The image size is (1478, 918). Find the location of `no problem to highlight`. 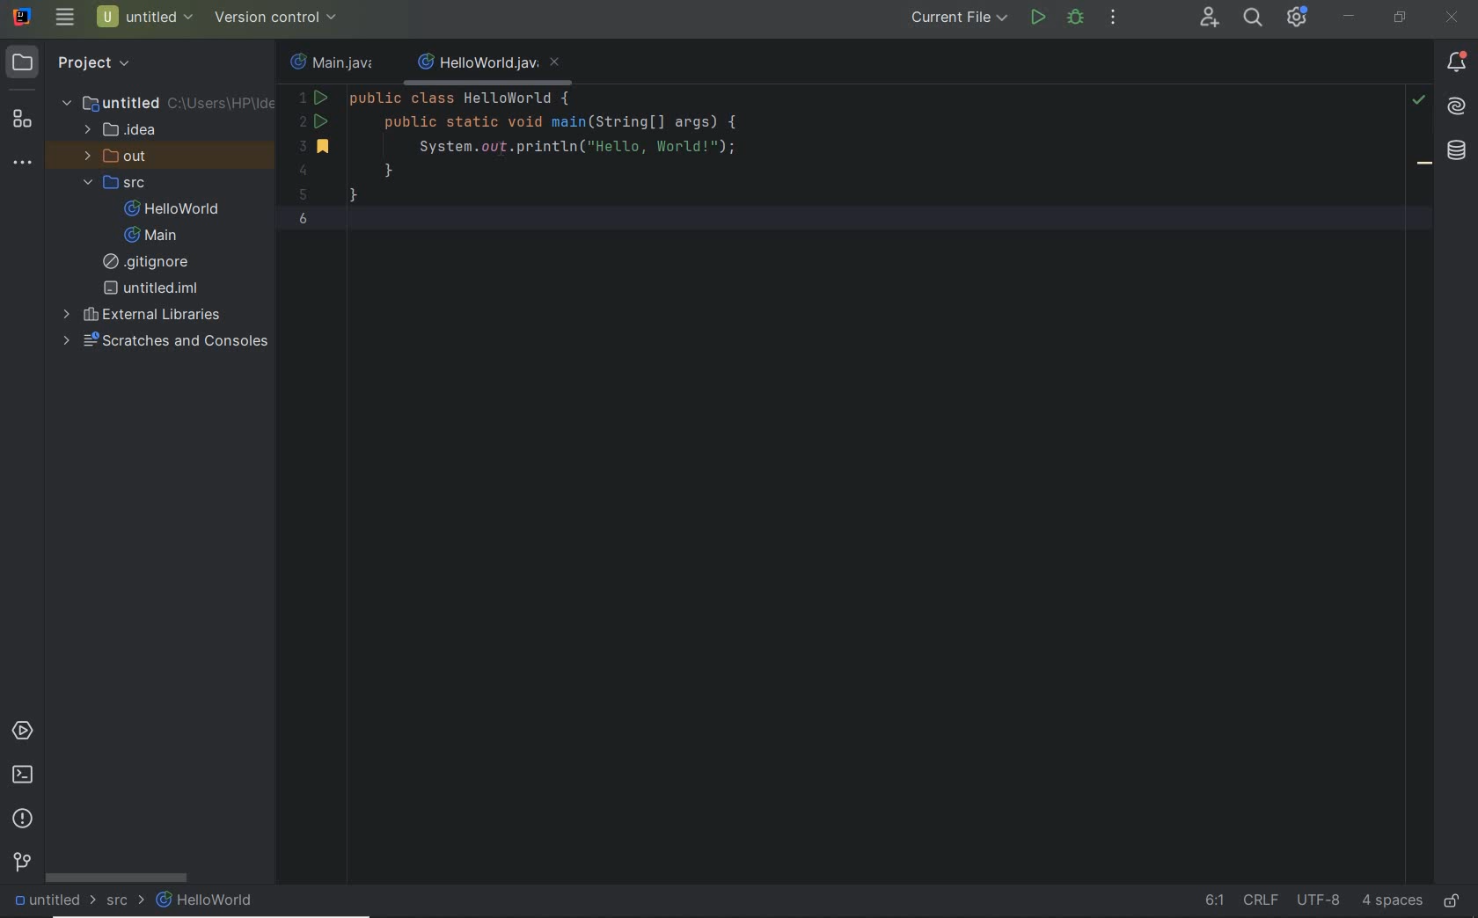

no problem to highlight is located at coordinates (1418, 99).